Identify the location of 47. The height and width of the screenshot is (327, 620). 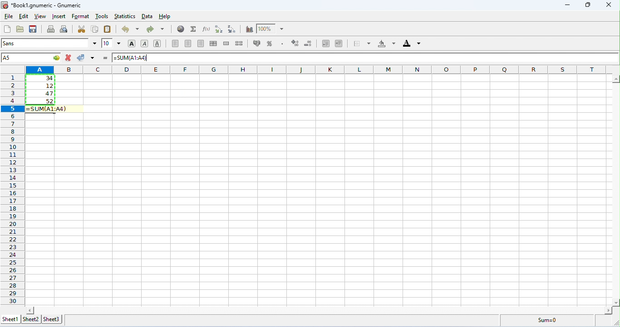
(42, 94).